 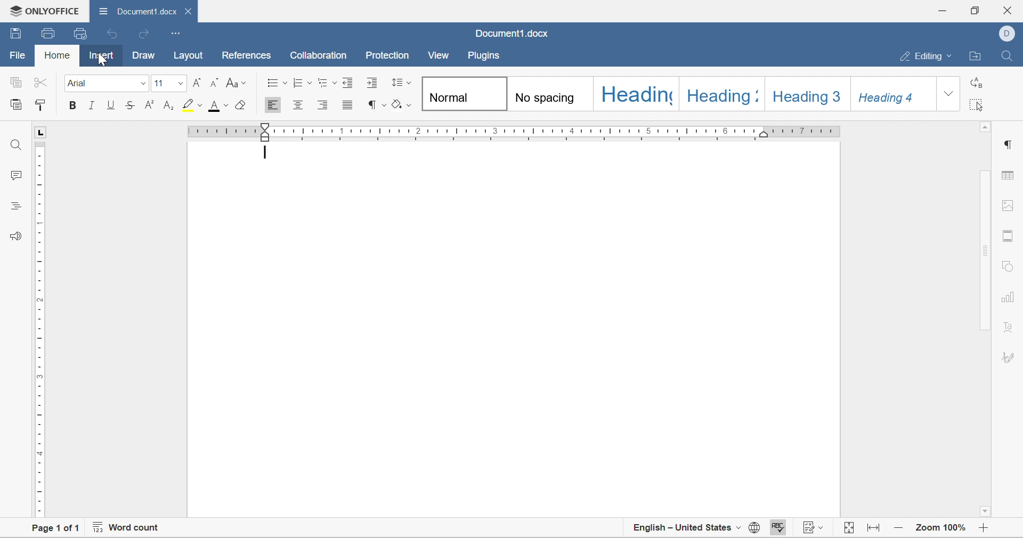 I want to click on Bold, so click(x=72, y=106).